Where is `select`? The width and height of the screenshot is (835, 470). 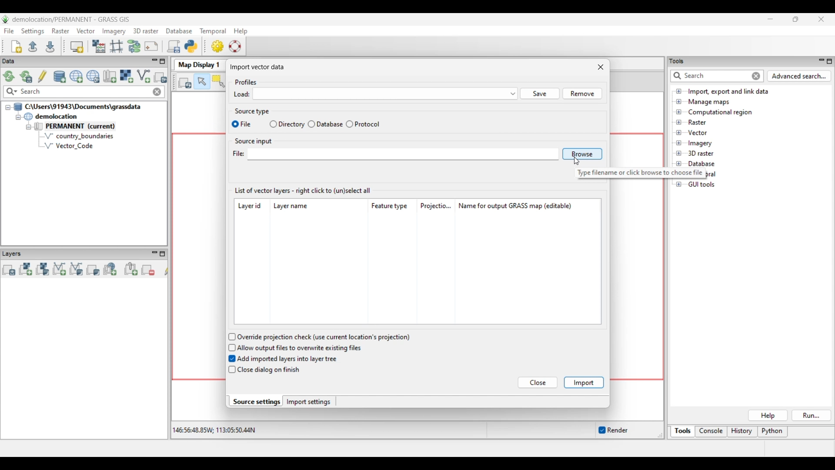 select is located at coordinates (271, 124).